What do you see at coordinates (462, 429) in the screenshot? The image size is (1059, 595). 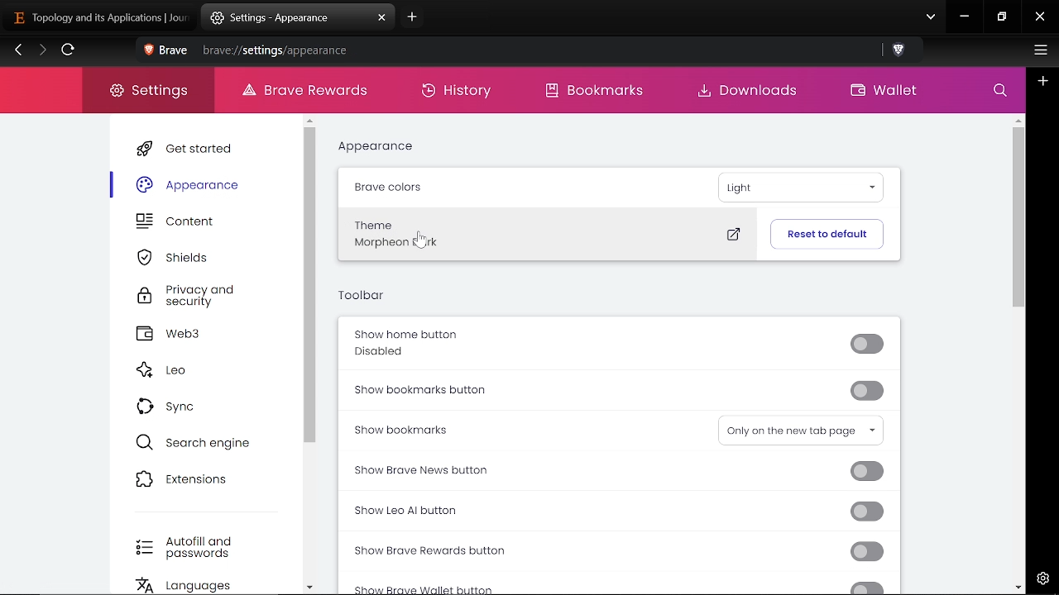 I see `Show bookmarks` at bounding box center [462, 429].